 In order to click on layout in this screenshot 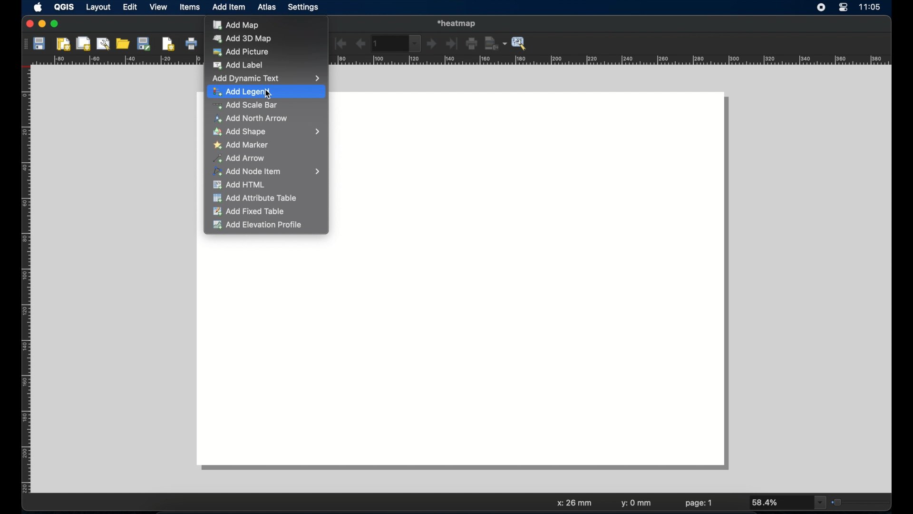, I will do `click(98, 8)`.